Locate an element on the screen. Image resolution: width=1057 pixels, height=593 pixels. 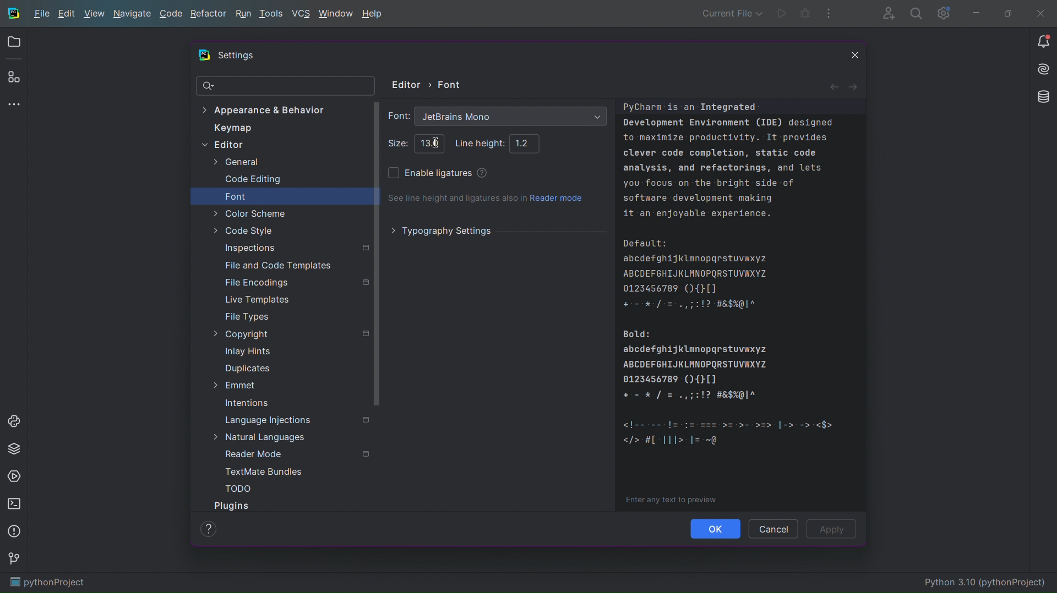
Line height: 1.2 is located at coordinates (526, 144).